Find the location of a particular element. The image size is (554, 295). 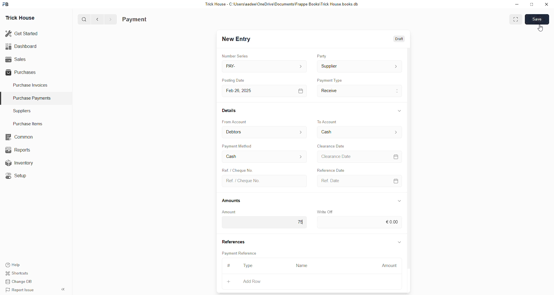

Ref. / Cheque No. is located at coordinates (240, 170).